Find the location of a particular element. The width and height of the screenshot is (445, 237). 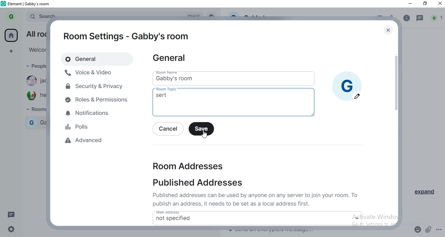

scroll bar is located at coordinates (396, 93).